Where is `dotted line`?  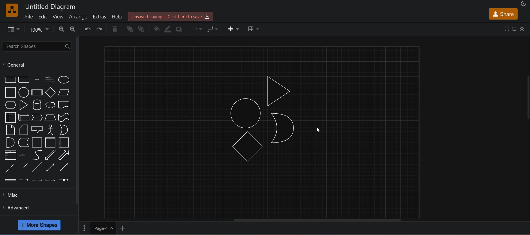 dotted line is located at coordinates (24, 167).